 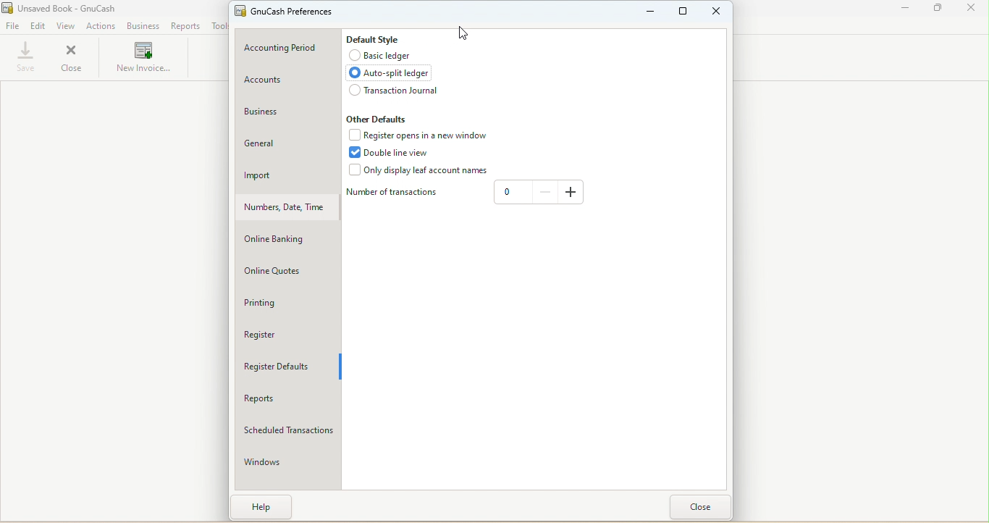 I want to click on Transaction journal, so click(x=391, y=91).